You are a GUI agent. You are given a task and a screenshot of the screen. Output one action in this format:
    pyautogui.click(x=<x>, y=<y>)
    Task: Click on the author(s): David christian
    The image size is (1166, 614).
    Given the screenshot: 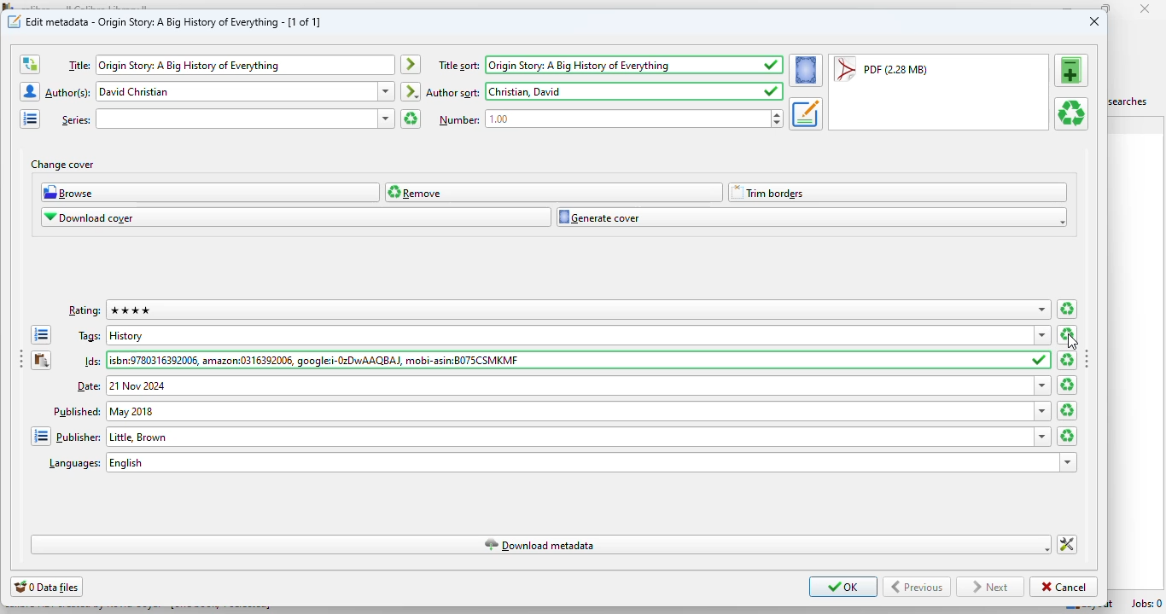 What is the action you would take?
    pyautogui.click(x=236, y=91)
    